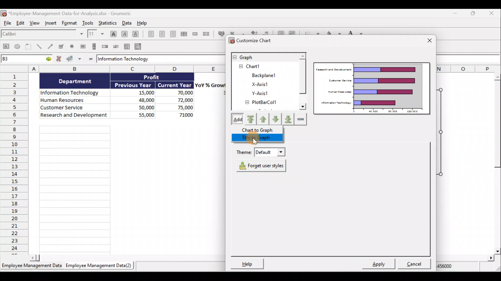 The width and height of the screenshot is (501, 281). Describe the element at coordinates (495, 13) in the screenshot. I see `Close` at that location.